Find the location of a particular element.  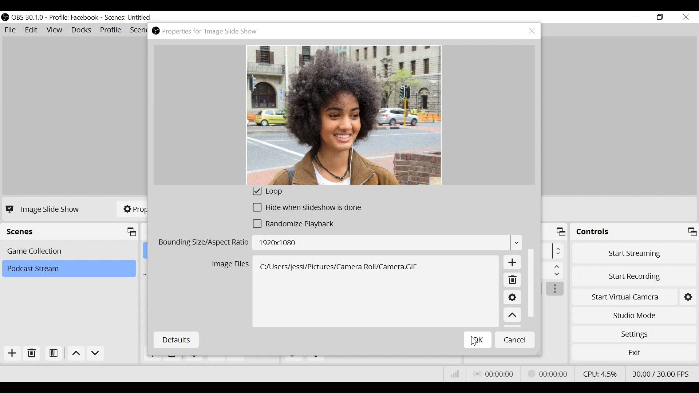

OBS Desktop Icon is located at coordinates (5, 17).